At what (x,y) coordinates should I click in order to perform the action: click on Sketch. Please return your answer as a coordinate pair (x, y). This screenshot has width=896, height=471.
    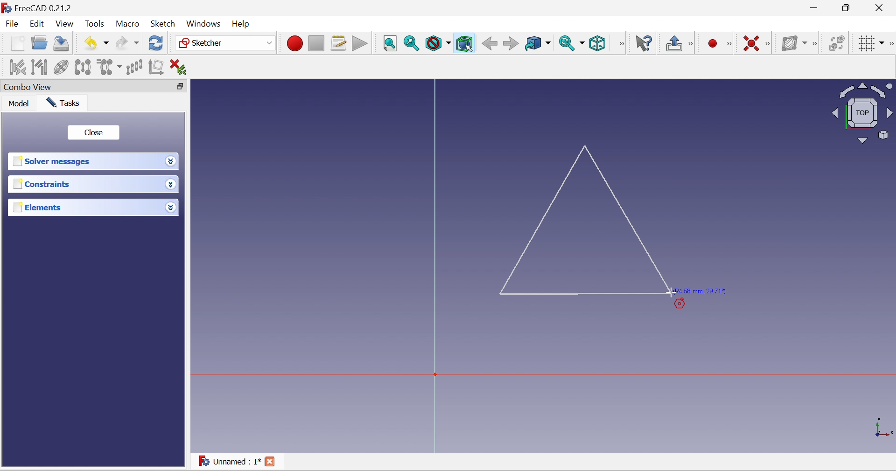
    Looking at the image, I should click on (163, 24).